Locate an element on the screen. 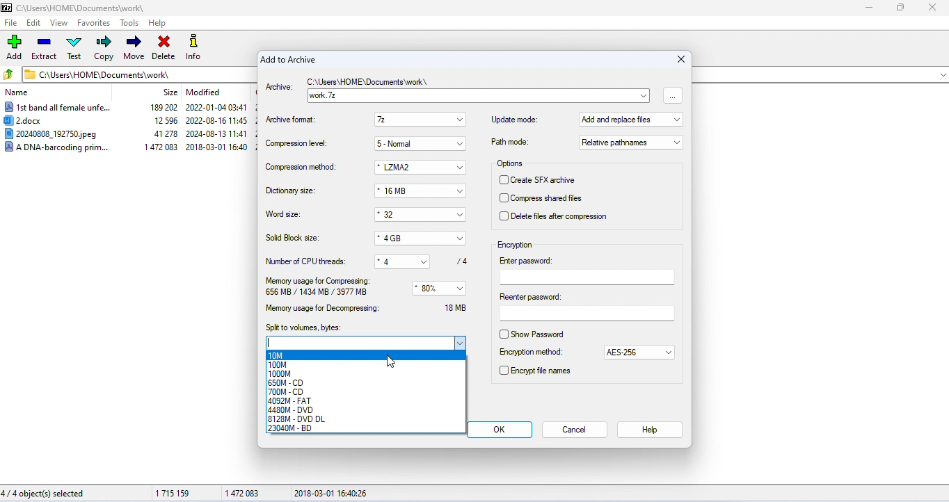  compress shared file is located at coordinates (552, 199).